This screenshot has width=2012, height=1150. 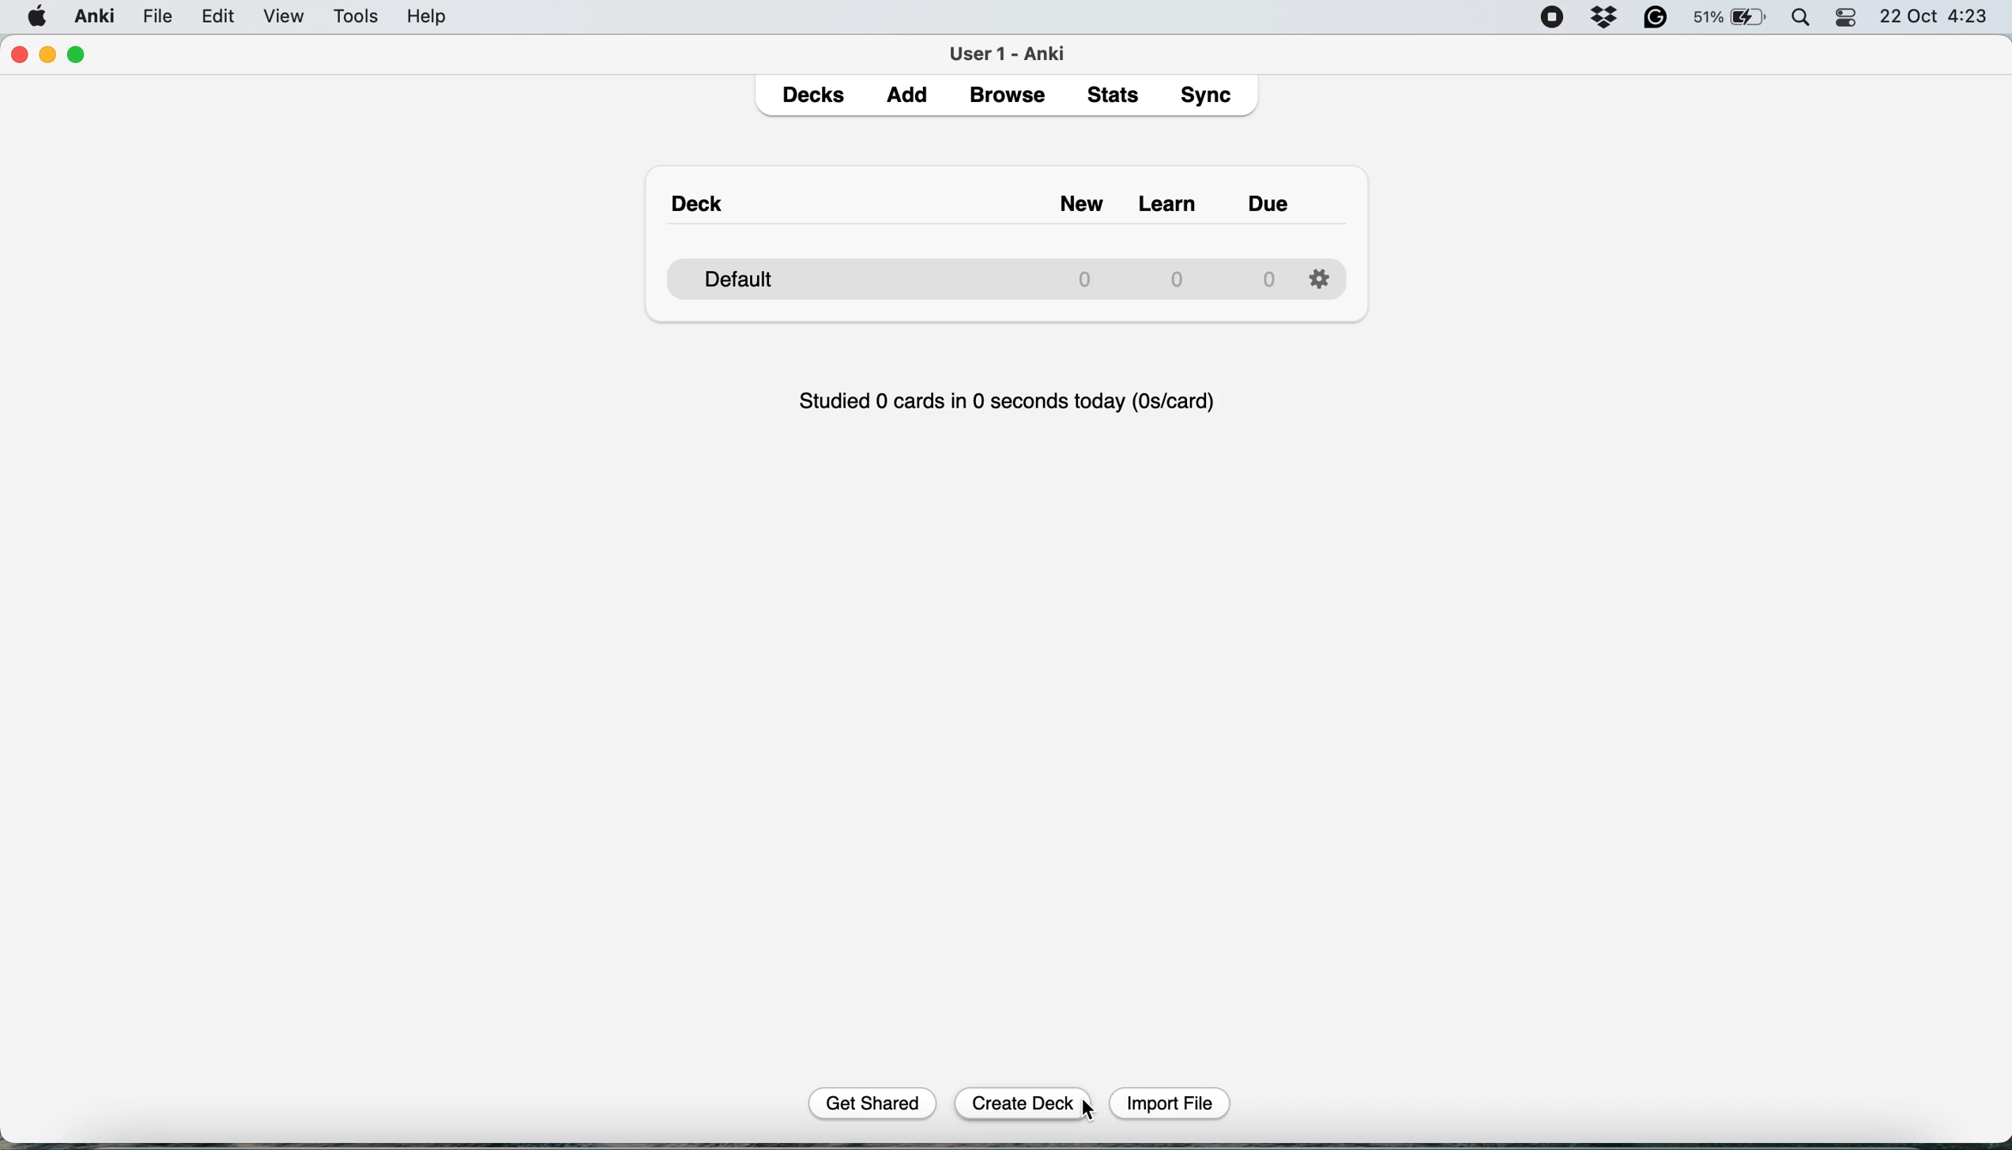 I want to click on stats, so click(x=1115, y=96).